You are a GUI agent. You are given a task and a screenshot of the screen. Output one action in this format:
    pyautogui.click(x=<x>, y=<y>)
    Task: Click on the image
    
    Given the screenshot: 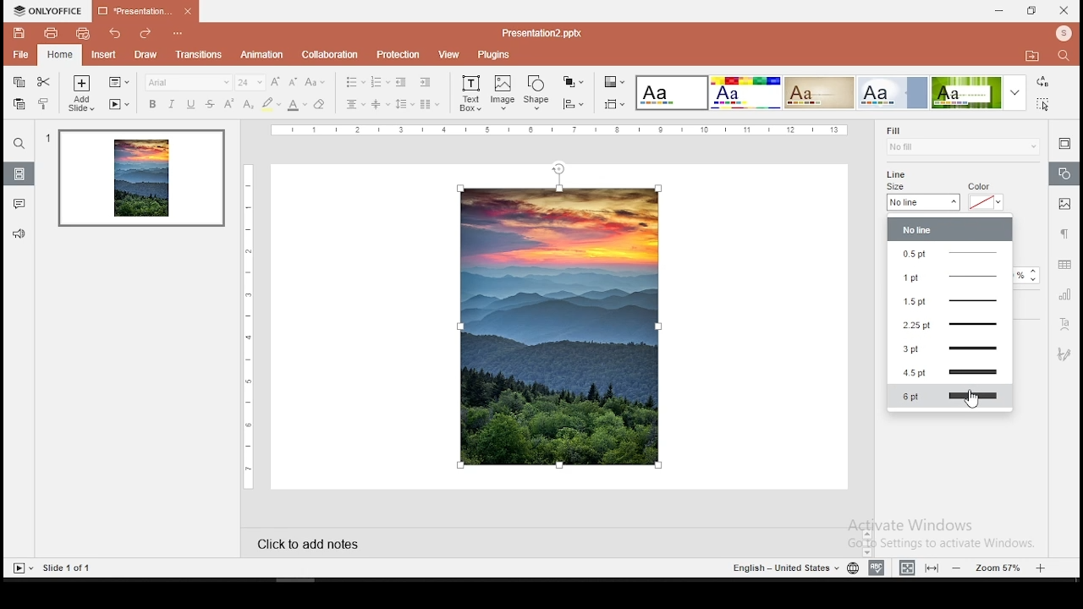 What is the action you would take?
    pyautogui.click(x=503, y=92)
    